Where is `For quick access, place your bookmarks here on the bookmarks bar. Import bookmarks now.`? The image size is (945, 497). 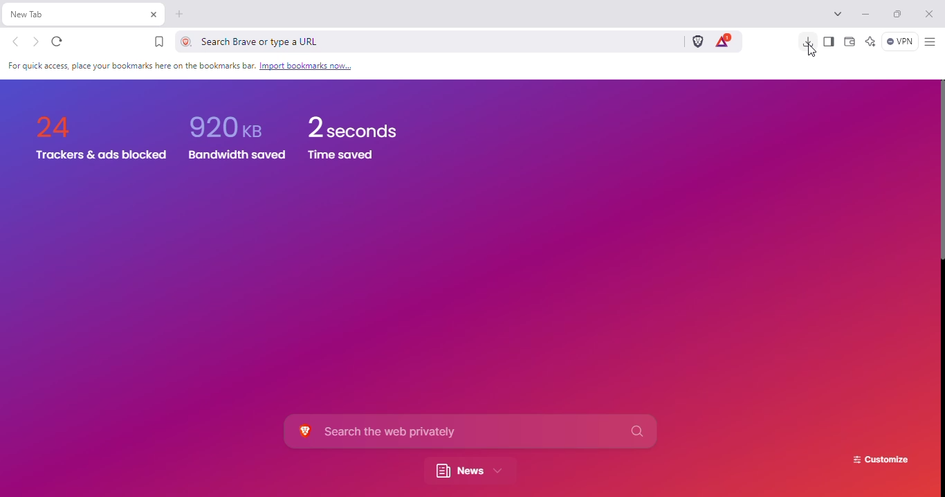 For quick access, place your bookmarks here on the bookmarks bar. Import bookmarks now. is located at coordinates (129, 66).